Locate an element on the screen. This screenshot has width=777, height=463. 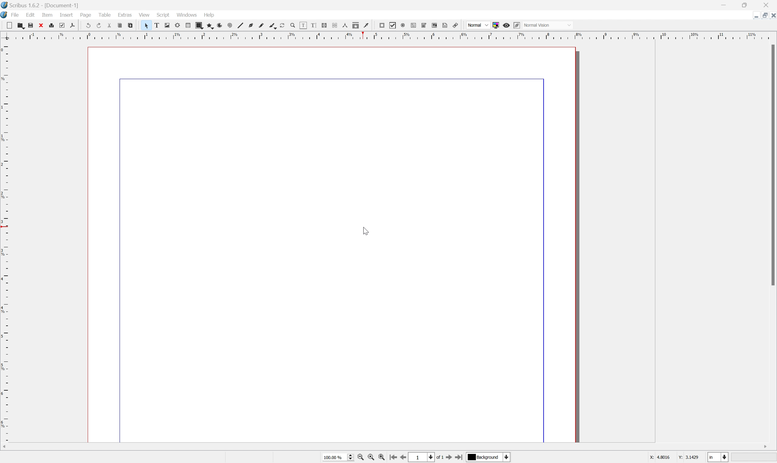
line is located at coordinates (241, 25).